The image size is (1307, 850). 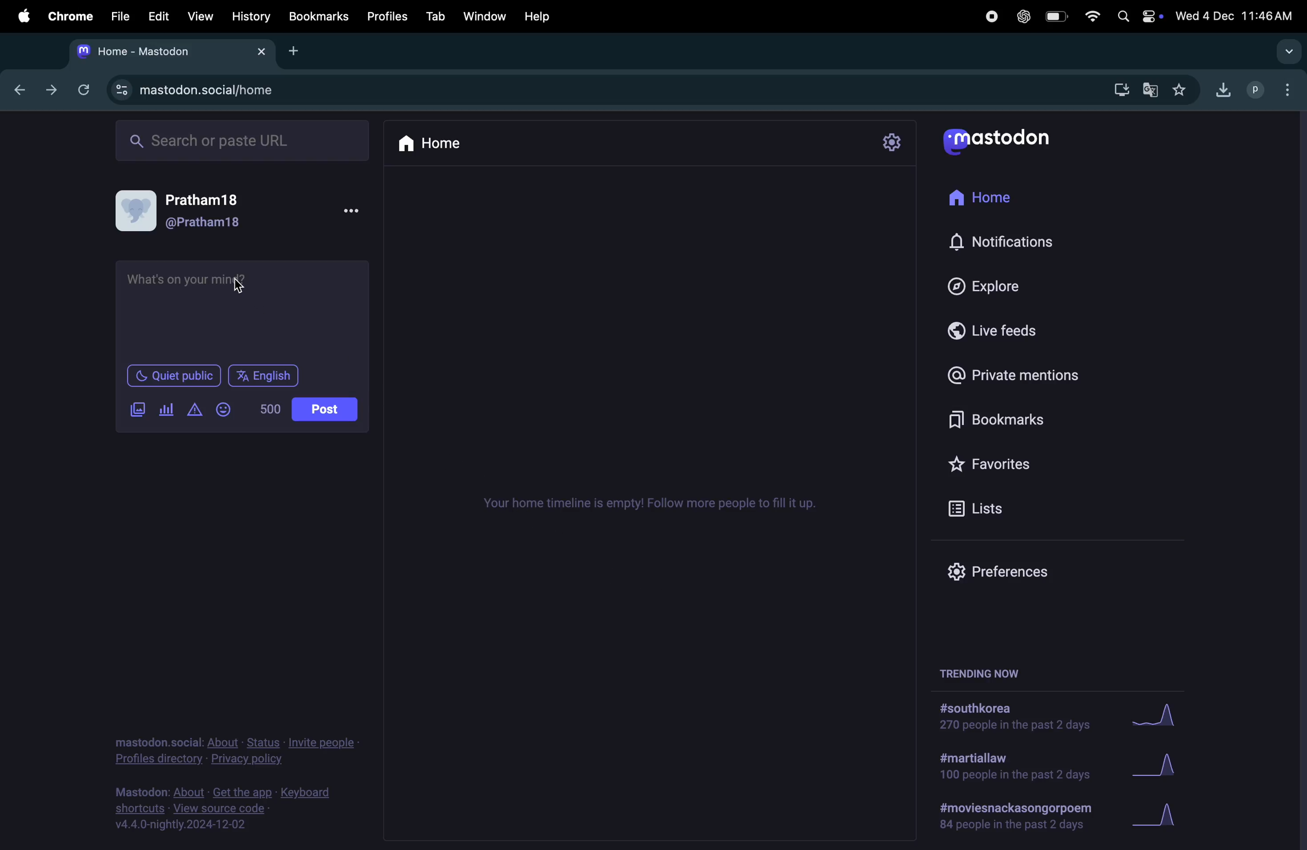 I want to click on History, so click(x=249, y=18).